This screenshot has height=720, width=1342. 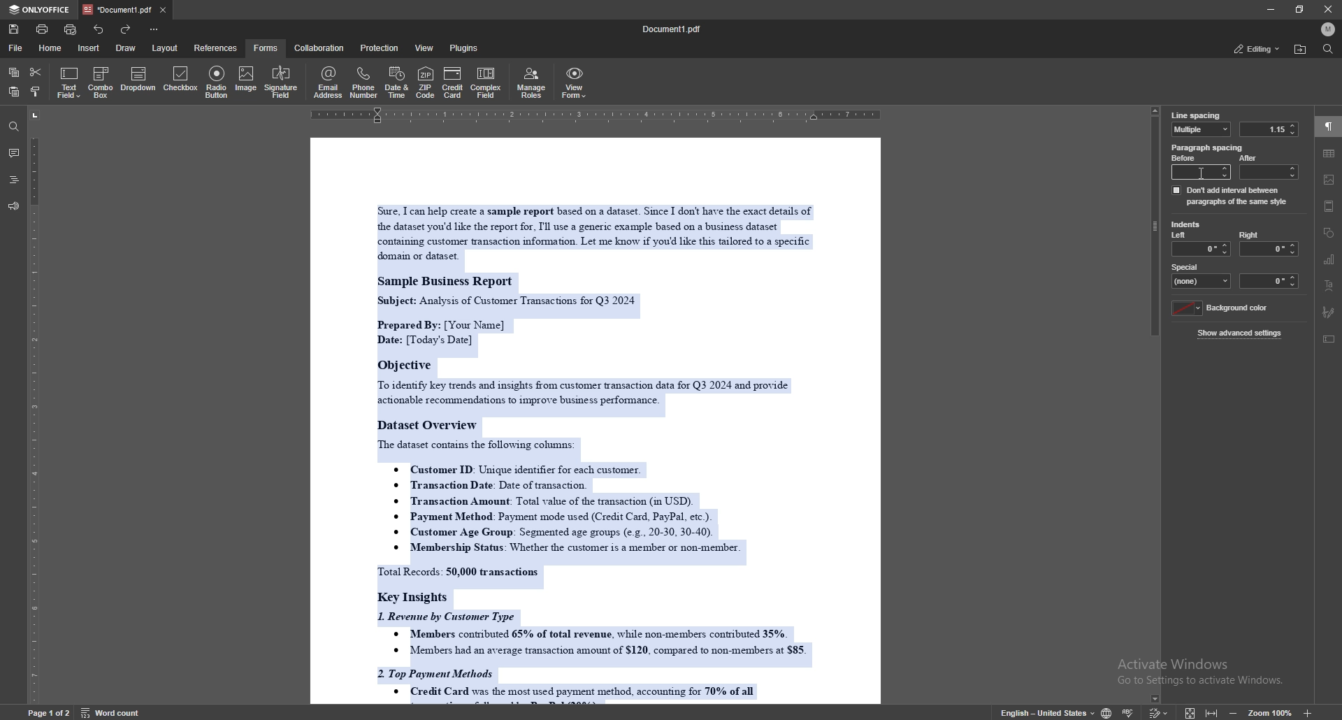 I want to click on line spacing value, so click(x=1268, y=129).